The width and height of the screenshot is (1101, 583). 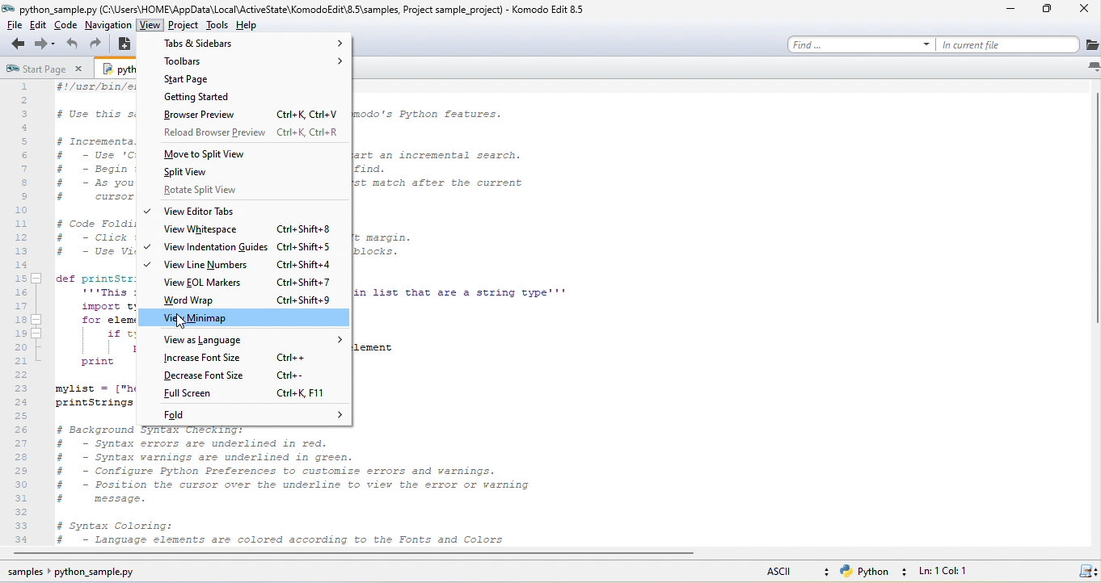 I want to click on numbers, so click(x=22, y=314).